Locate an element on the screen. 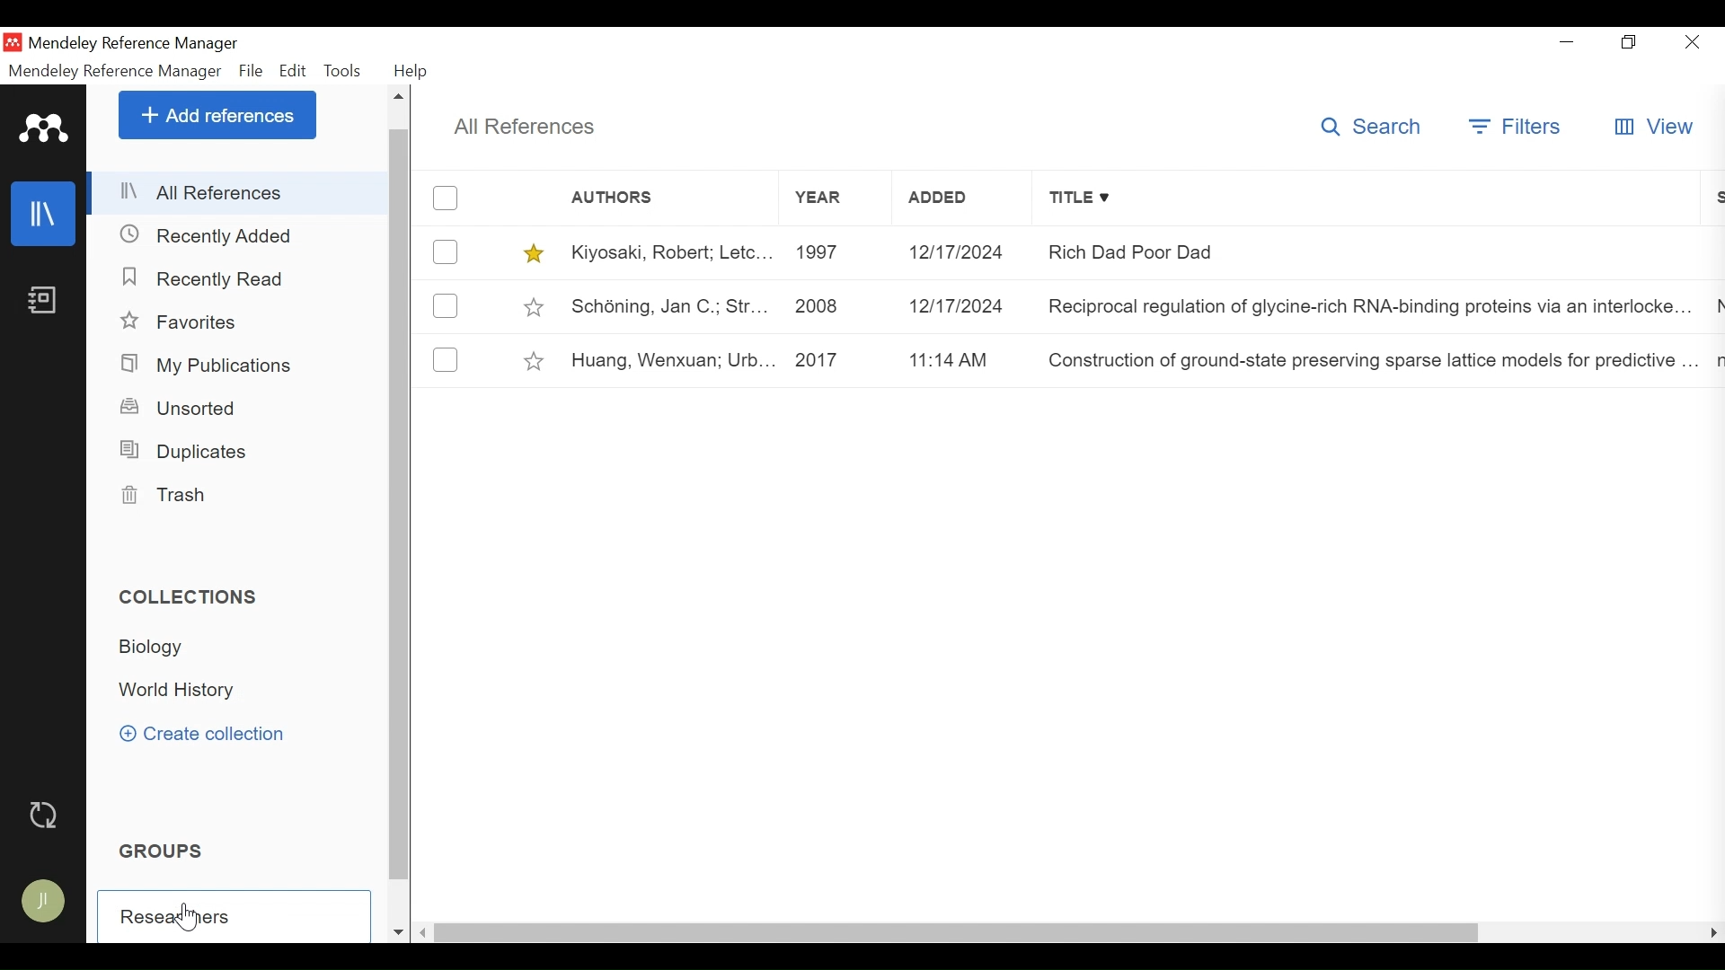 This screenshot has height=970, width=1725. 12/12/2024 is located at coordinates (962, 252).